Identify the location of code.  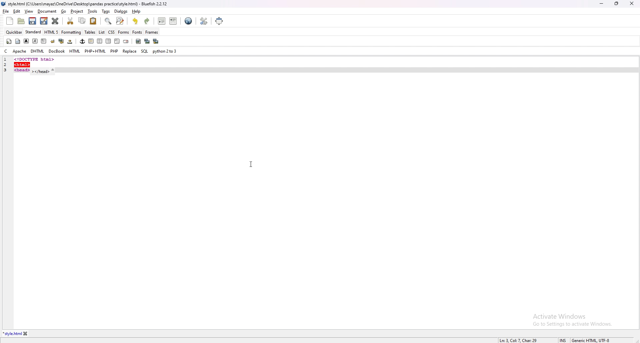
(41, 70).